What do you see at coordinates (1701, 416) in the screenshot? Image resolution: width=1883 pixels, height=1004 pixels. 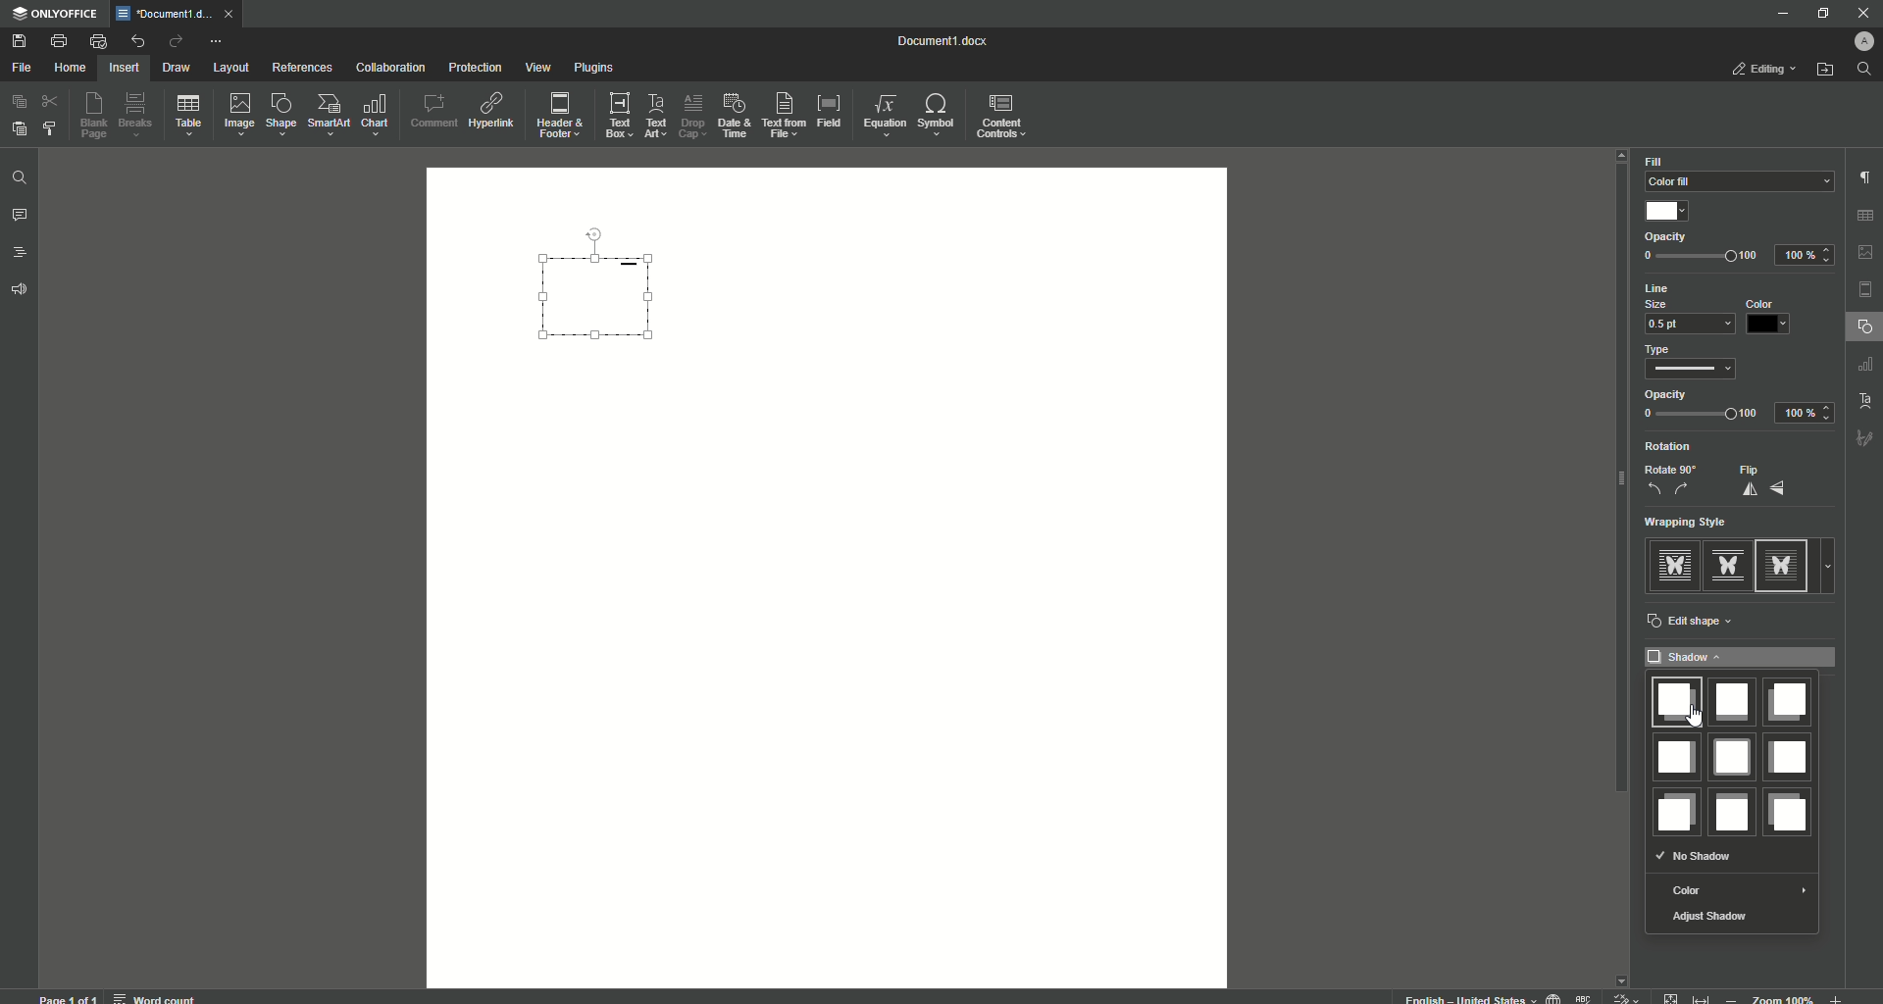 I see `choose 0 to 100` at bounding box center [1701, 416].